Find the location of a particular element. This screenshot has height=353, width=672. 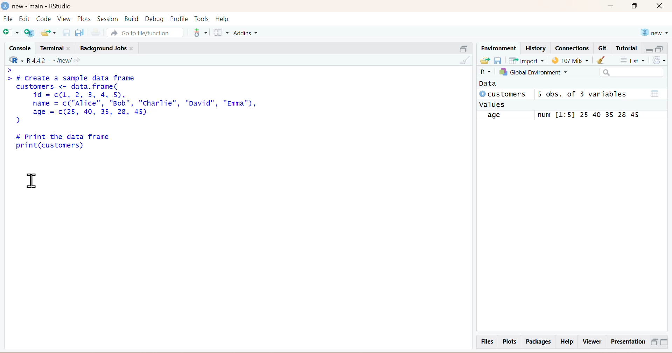

Help is located at coordinates (228, 19).